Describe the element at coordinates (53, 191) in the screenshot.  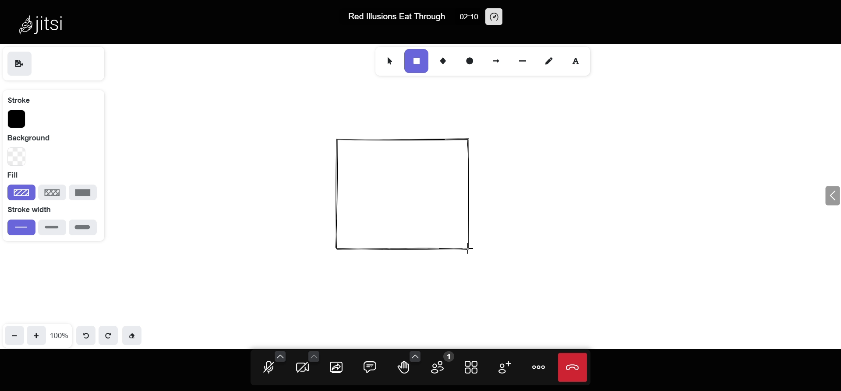
I see `cross hatch` at that location.